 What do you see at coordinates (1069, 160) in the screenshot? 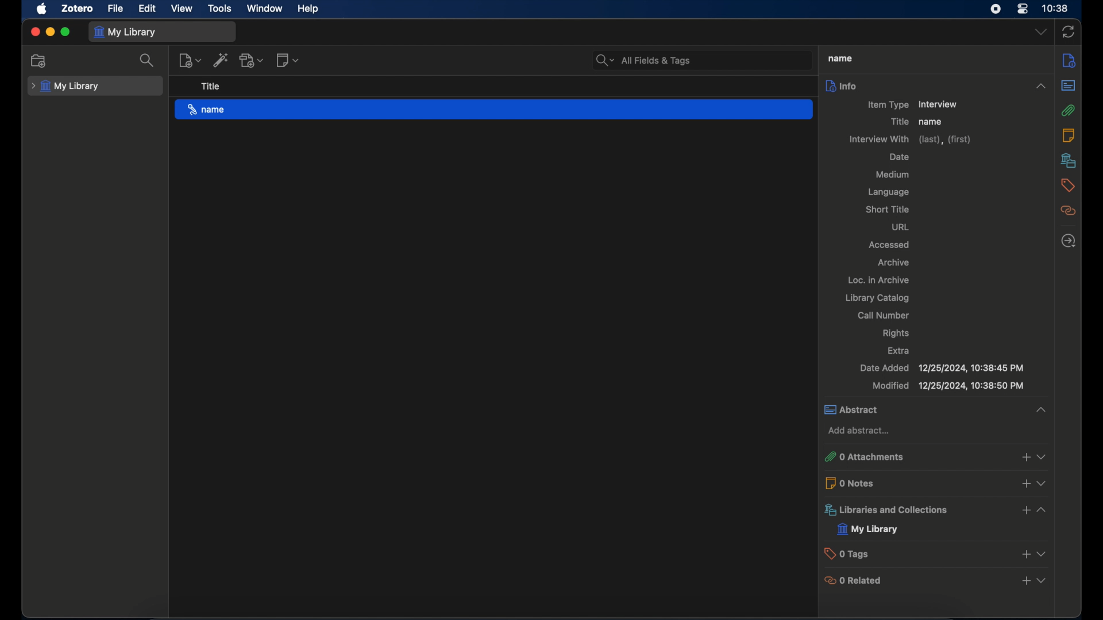
I see `libraries ` at bounding box center [1069, 160].